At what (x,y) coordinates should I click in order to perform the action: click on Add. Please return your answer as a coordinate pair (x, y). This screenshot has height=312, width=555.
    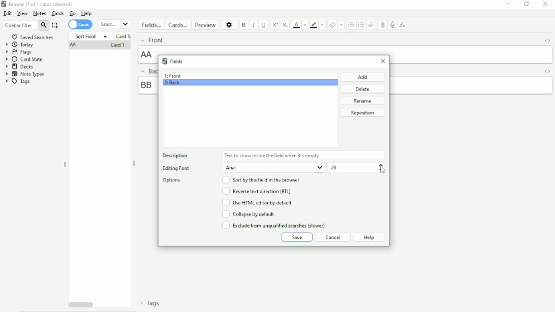
    Looking at the image, I should click on (363, 77).